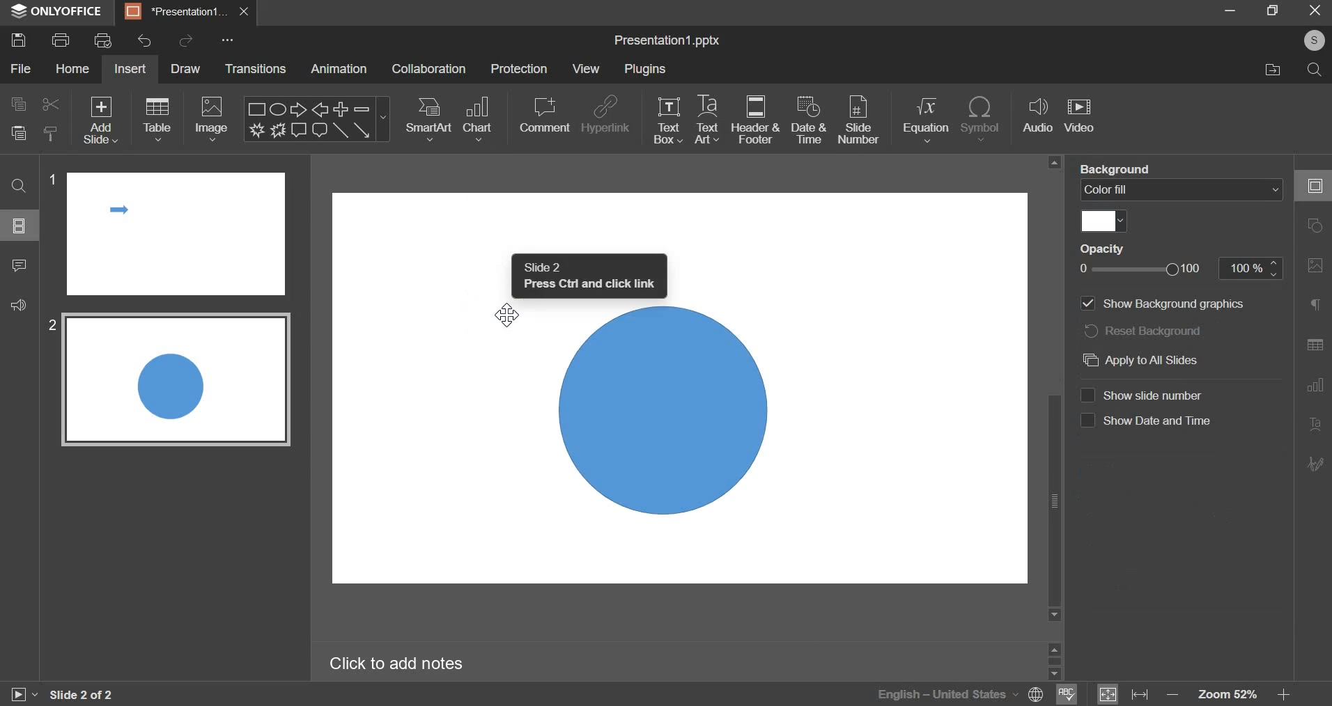 This screenshot has width=1332, height=706. Describe the element at coordinates (256, 130) in the screenshot. I see `Explosion 1` at that location.